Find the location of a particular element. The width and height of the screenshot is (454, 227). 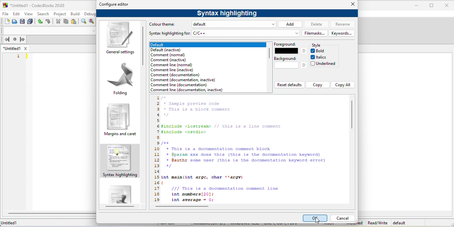

close is located at coordinates (446, 6).